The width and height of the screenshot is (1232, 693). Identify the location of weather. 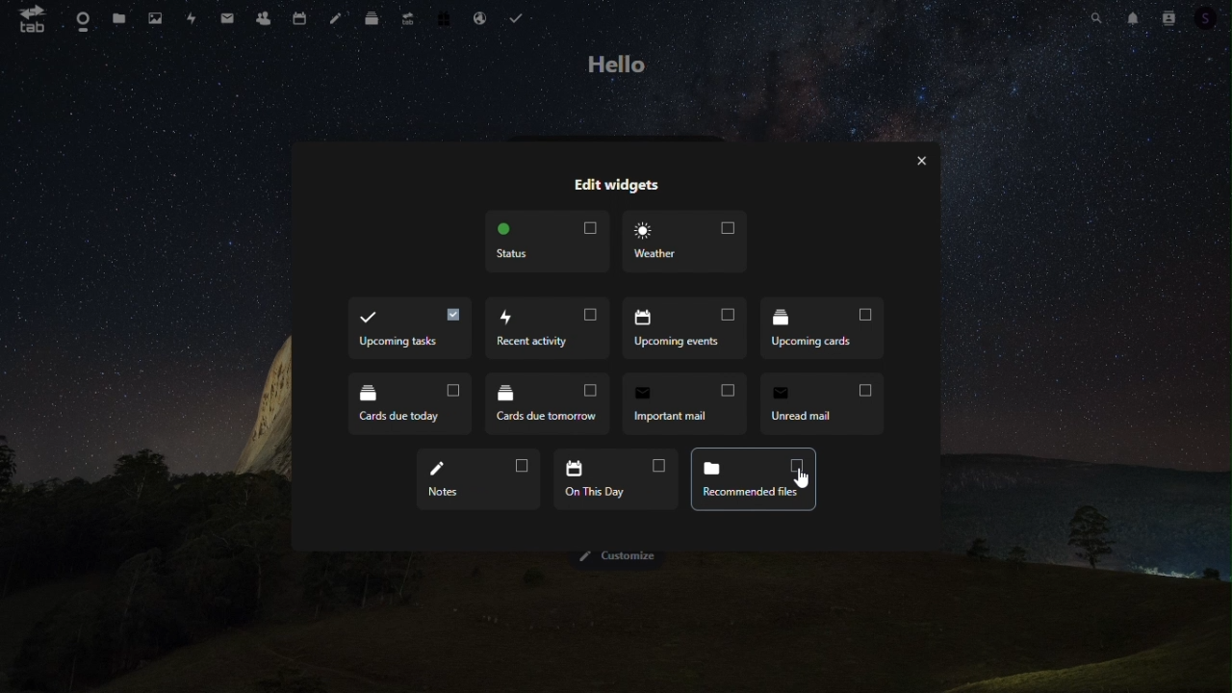
(684, 242).